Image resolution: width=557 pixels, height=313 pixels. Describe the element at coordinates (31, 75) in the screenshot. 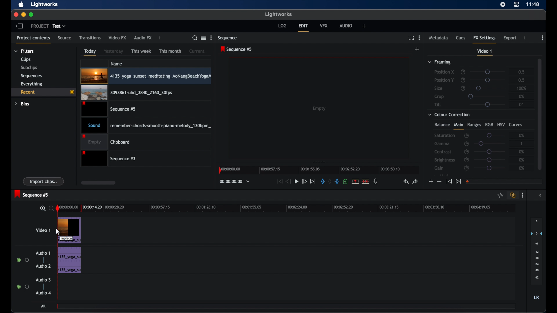

I see `sequences` at that location.